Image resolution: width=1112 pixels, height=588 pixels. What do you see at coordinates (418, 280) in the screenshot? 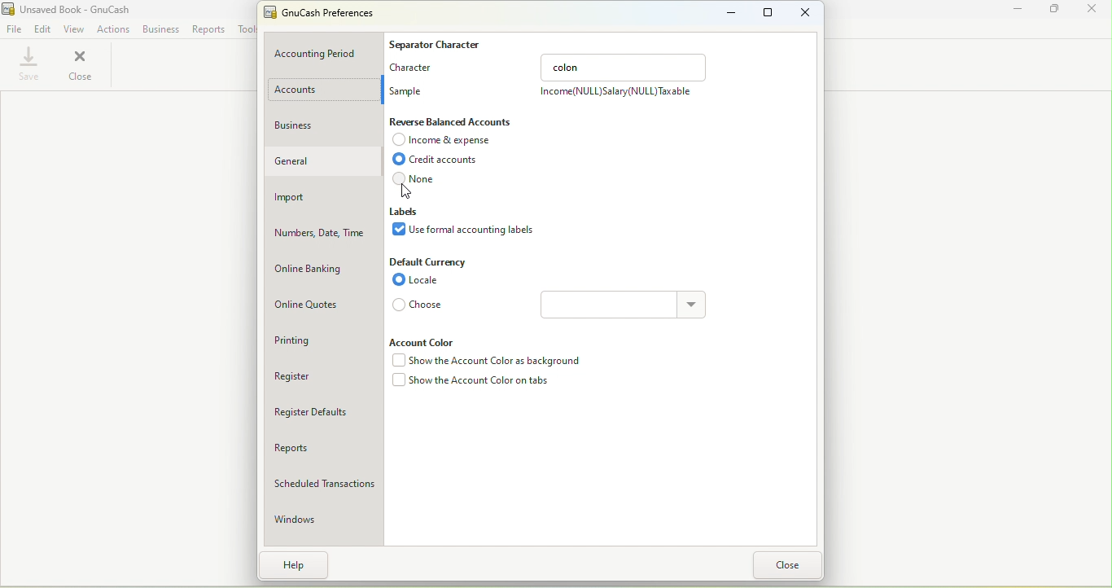
I see `Locale` at bounding box center [418, 280].